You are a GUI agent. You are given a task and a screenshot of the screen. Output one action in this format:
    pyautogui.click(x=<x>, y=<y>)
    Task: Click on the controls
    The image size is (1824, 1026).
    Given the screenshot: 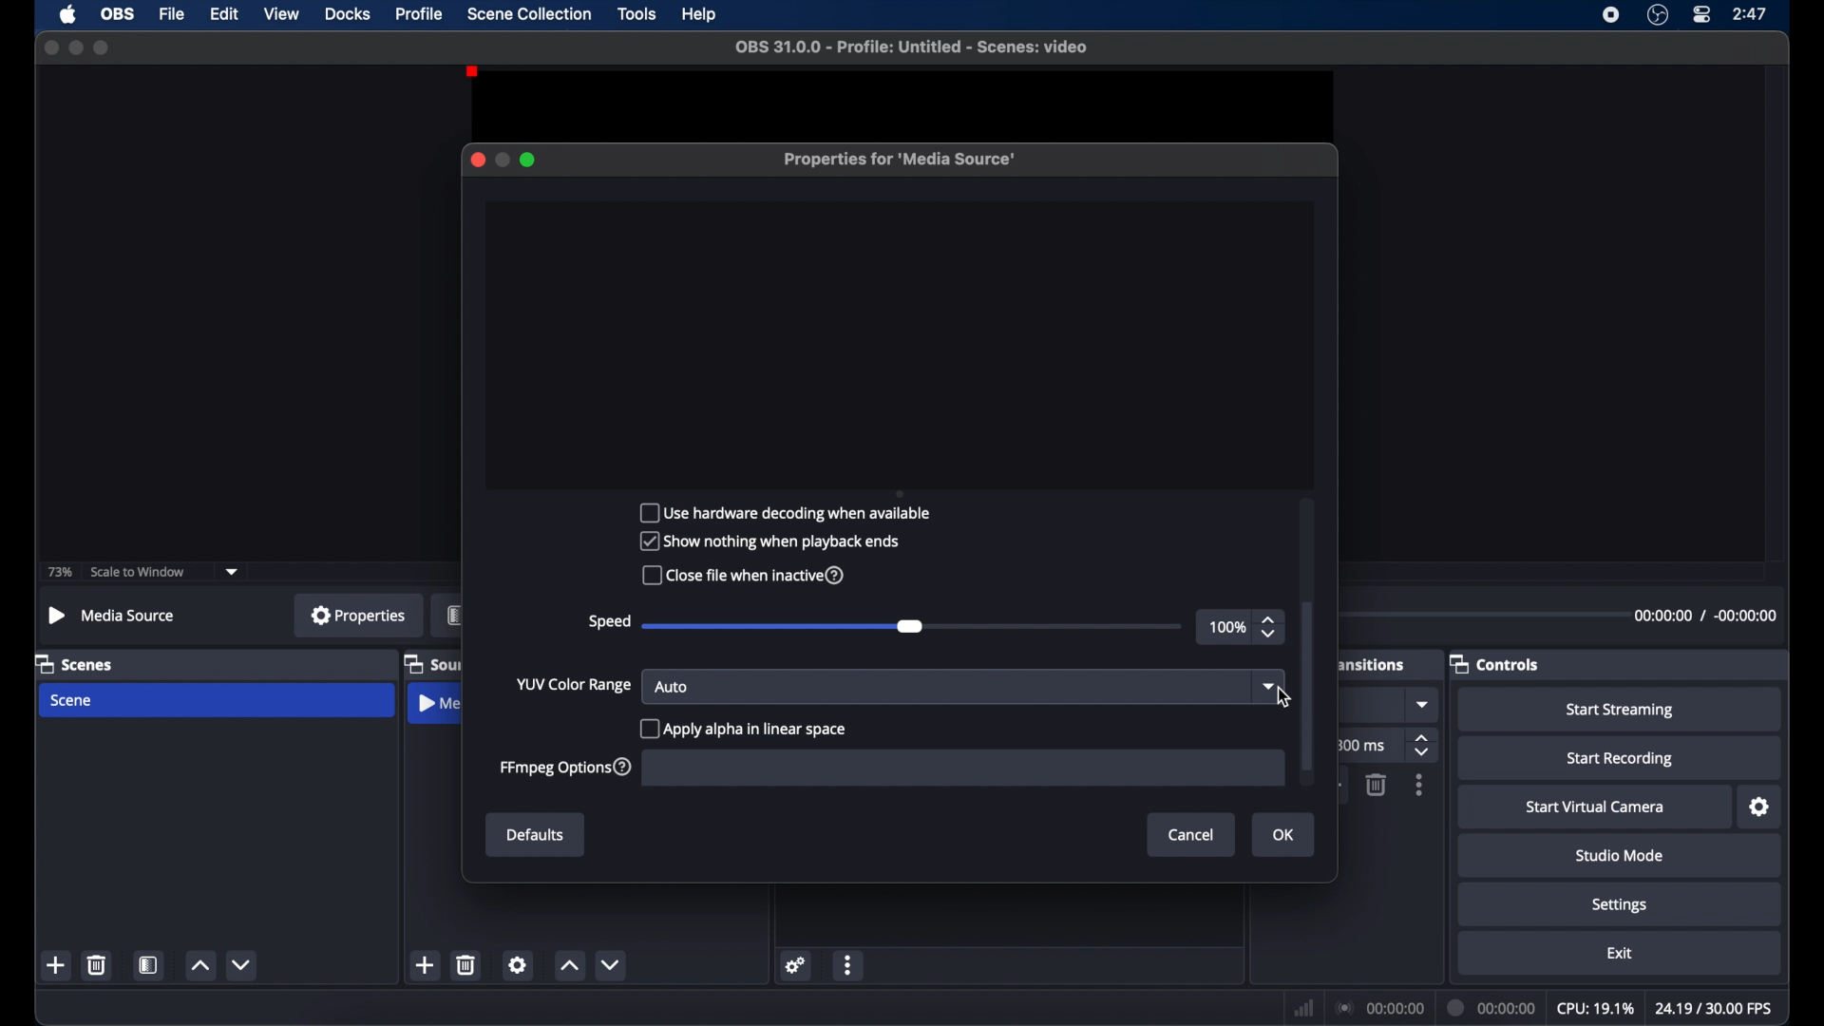 What is the action you would take?
    pyautogui.click(x=1495, y=663)
    